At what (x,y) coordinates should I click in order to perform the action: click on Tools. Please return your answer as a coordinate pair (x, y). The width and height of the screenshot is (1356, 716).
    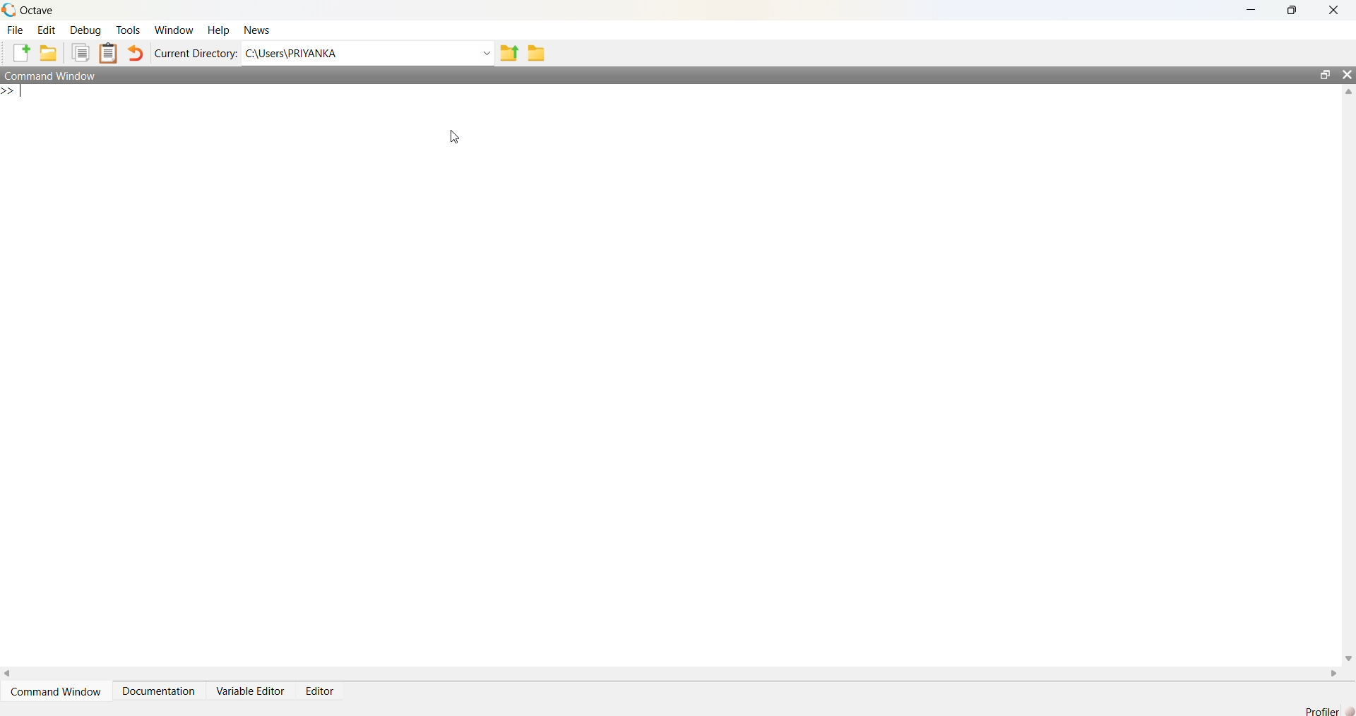
    Looking at the image, I should click on (130, 30).